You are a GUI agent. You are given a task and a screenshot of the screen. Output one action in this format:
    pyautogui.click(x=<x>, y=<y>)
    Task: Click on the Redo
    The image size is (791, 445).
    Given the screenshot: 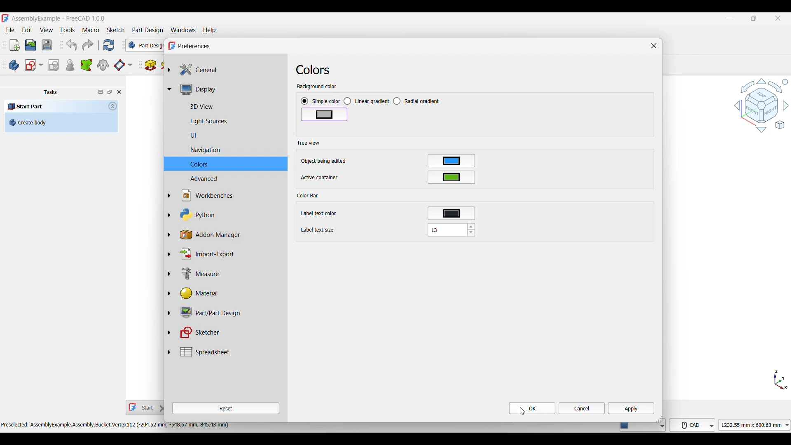 What is the action you would take?
    pyautogui.click(x=88, y=45)
    